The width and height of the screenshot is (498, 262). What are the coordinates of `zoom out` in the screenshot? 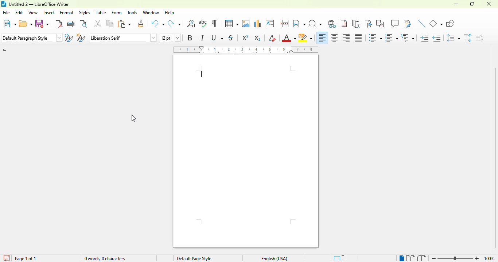 It's located at (434, 258).